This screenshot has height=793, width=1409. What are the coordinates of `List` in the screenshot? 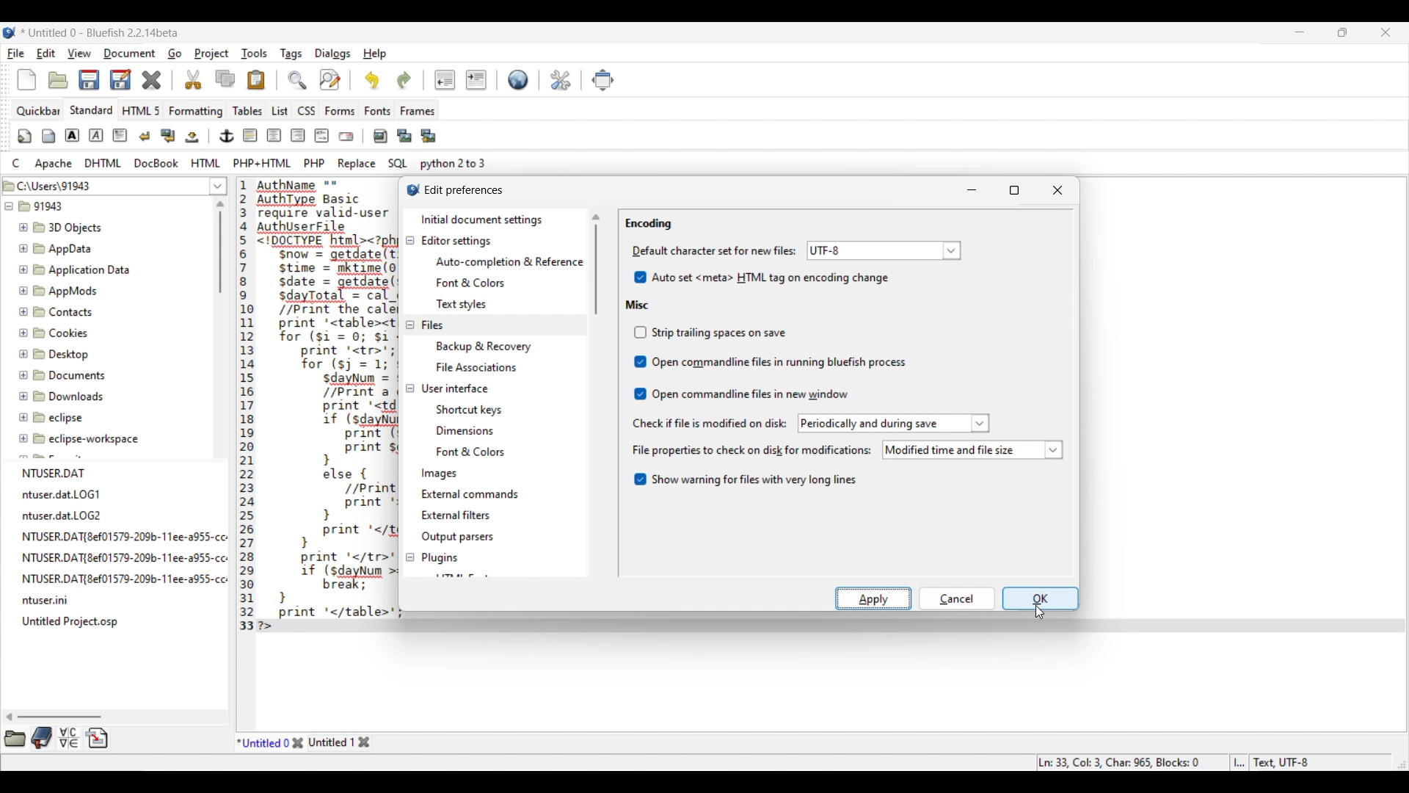 It's located at (280, 111).